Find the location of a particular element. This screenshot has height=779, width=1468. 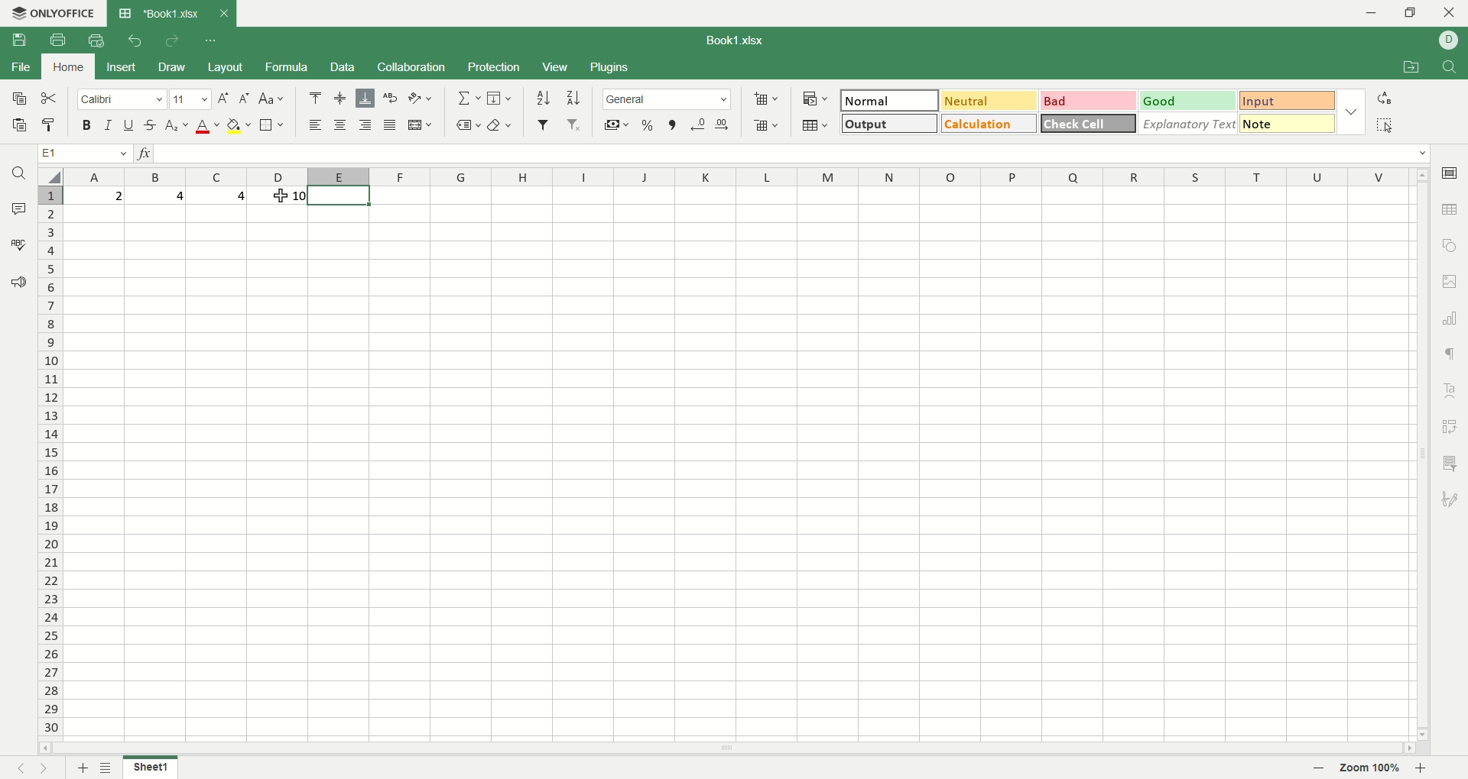

home is located at coordinates (67, 66).